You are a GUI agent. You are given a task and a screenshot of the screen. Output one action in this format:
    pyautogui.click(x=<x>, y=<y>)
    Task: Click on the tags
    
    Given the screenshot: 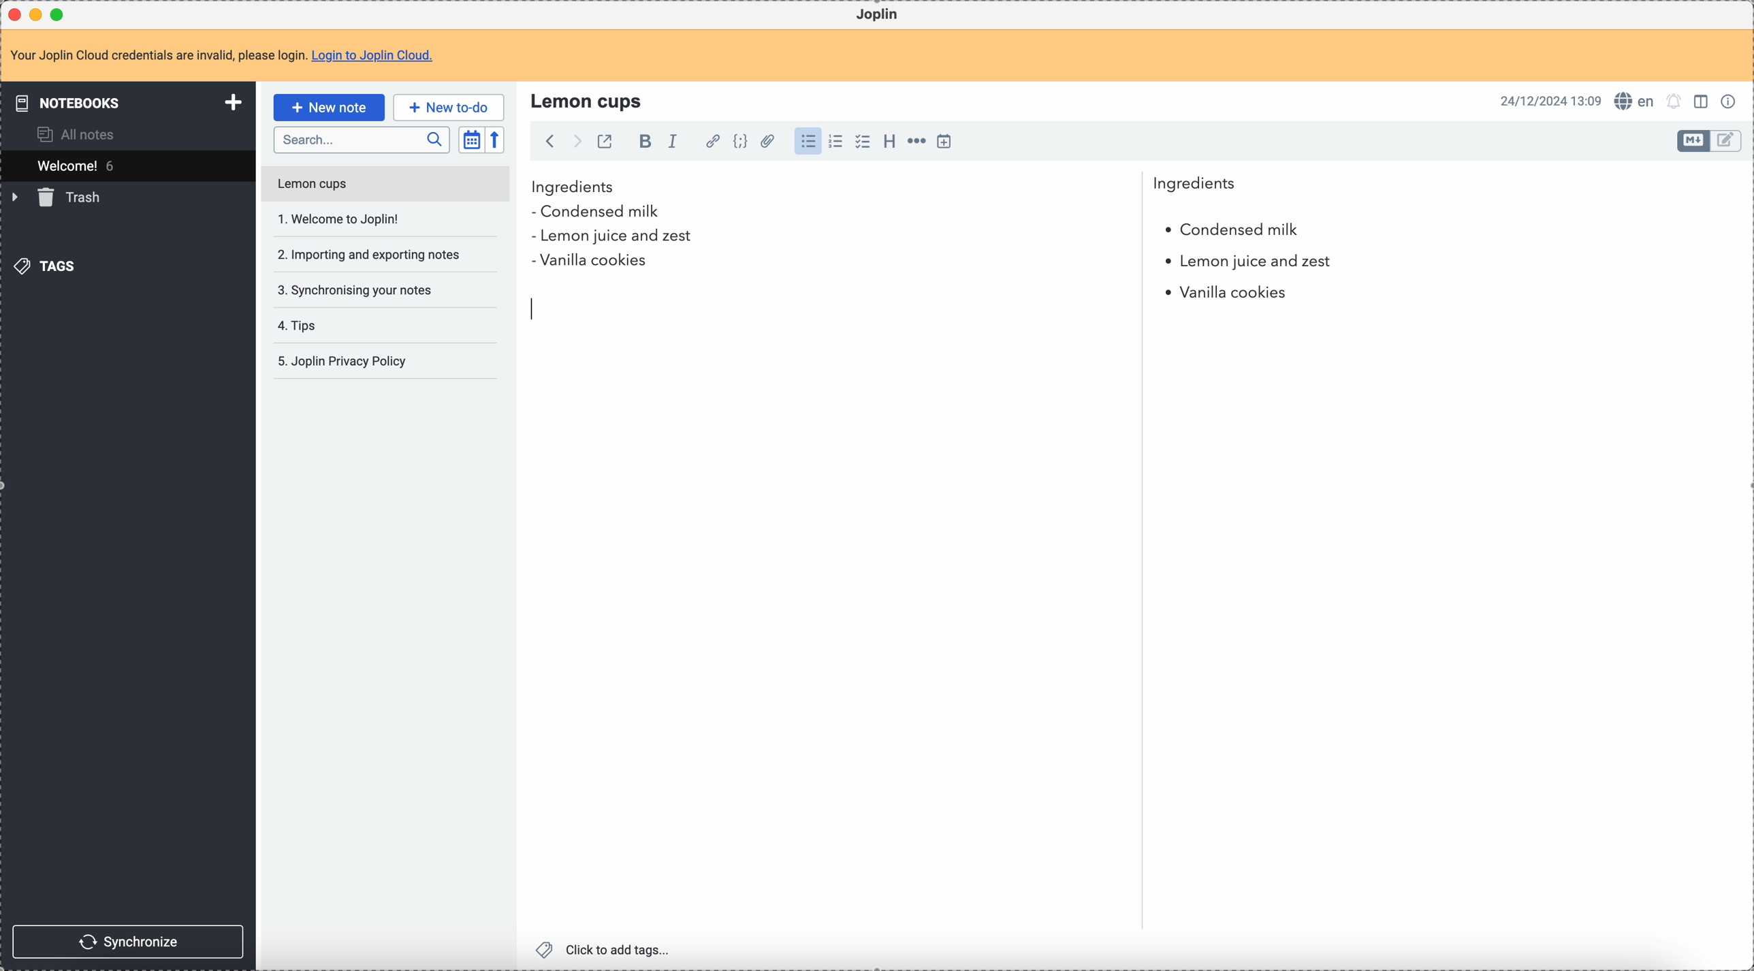 What is the action you would take?
    pyautogui.click(x=48, y=265)
    